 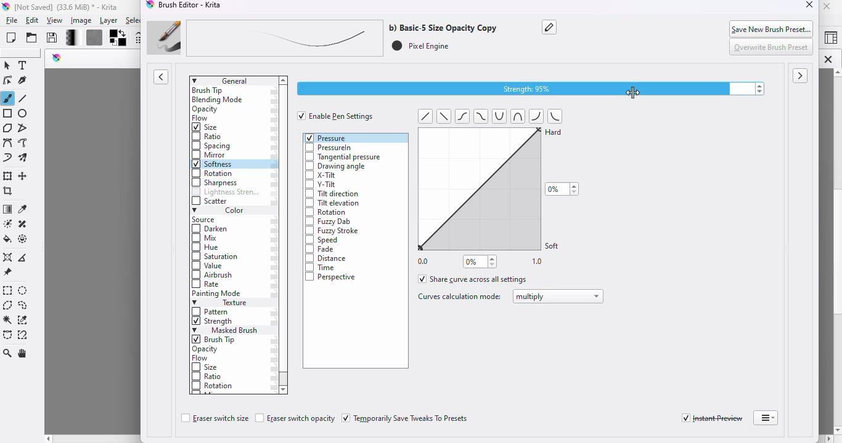 I want to click on logo, so click(x=57, y=58).